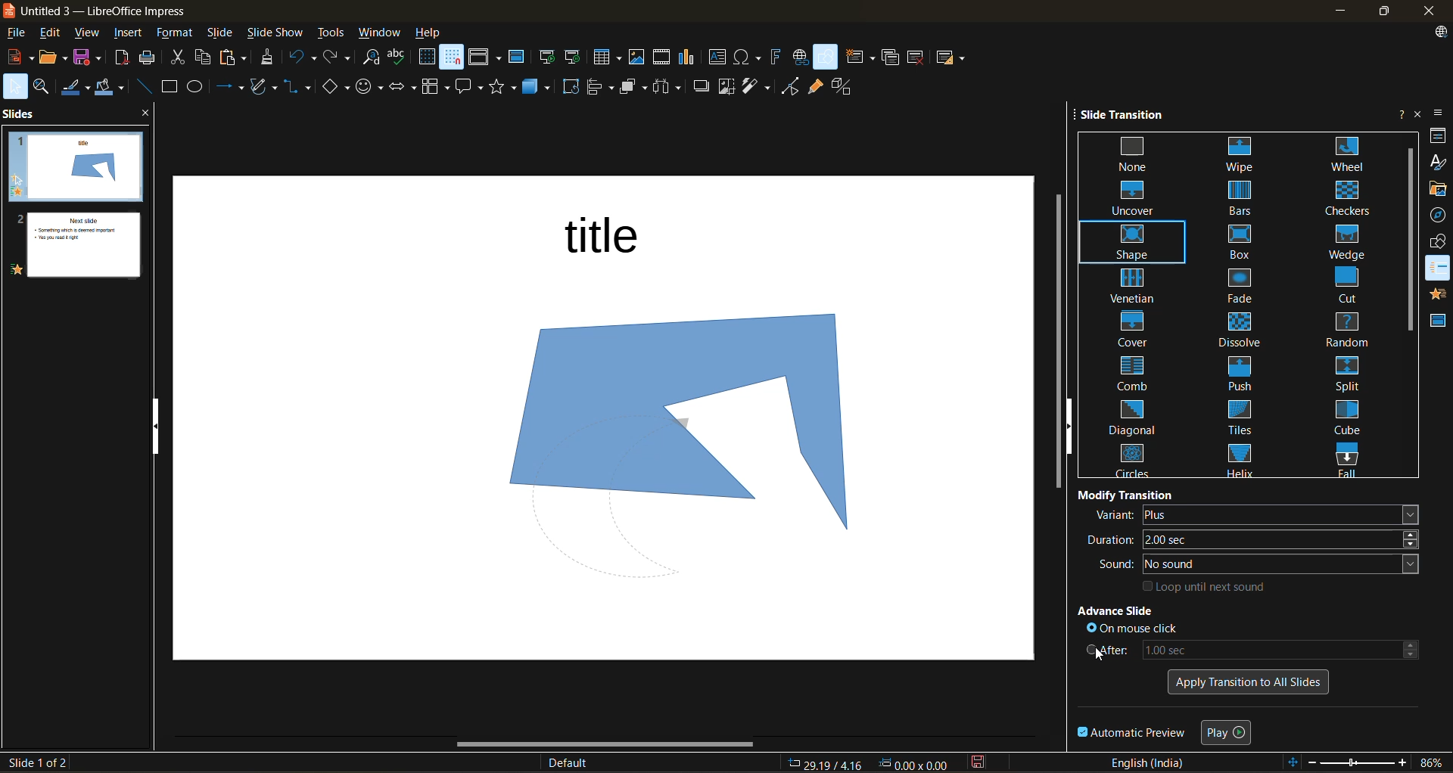 The height and width of the screenshot is (773, 1453). Describe the element at coordinates (670, 87) in the screenshot. I see `distribute` at that location.